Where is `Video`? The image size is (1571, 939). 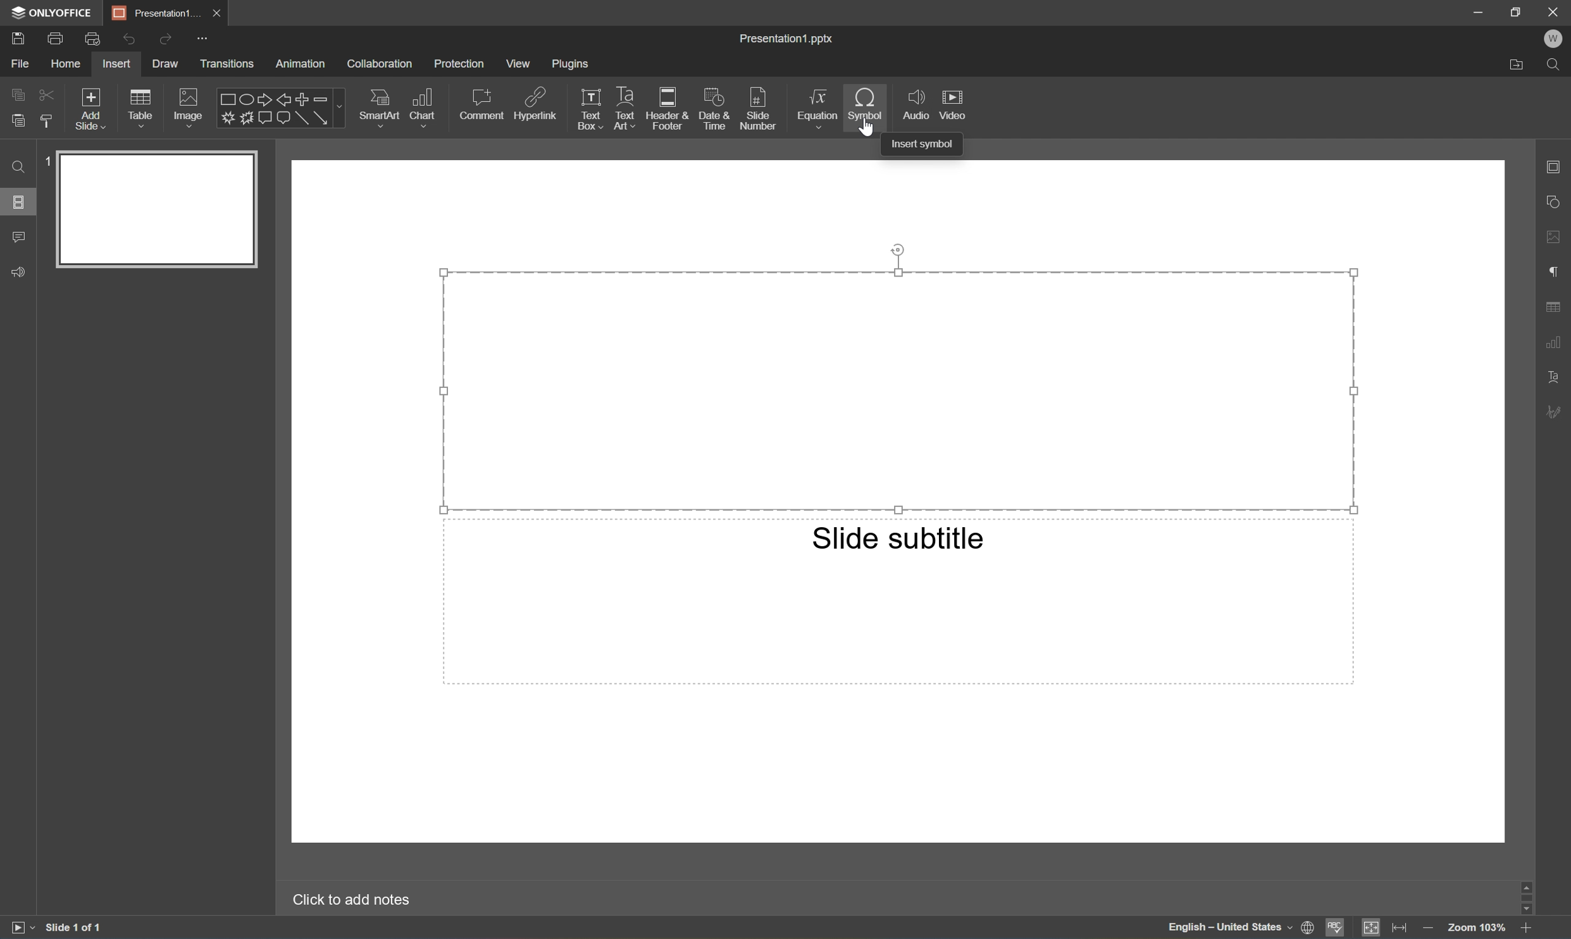
Video is located at coordinates (953, 104).